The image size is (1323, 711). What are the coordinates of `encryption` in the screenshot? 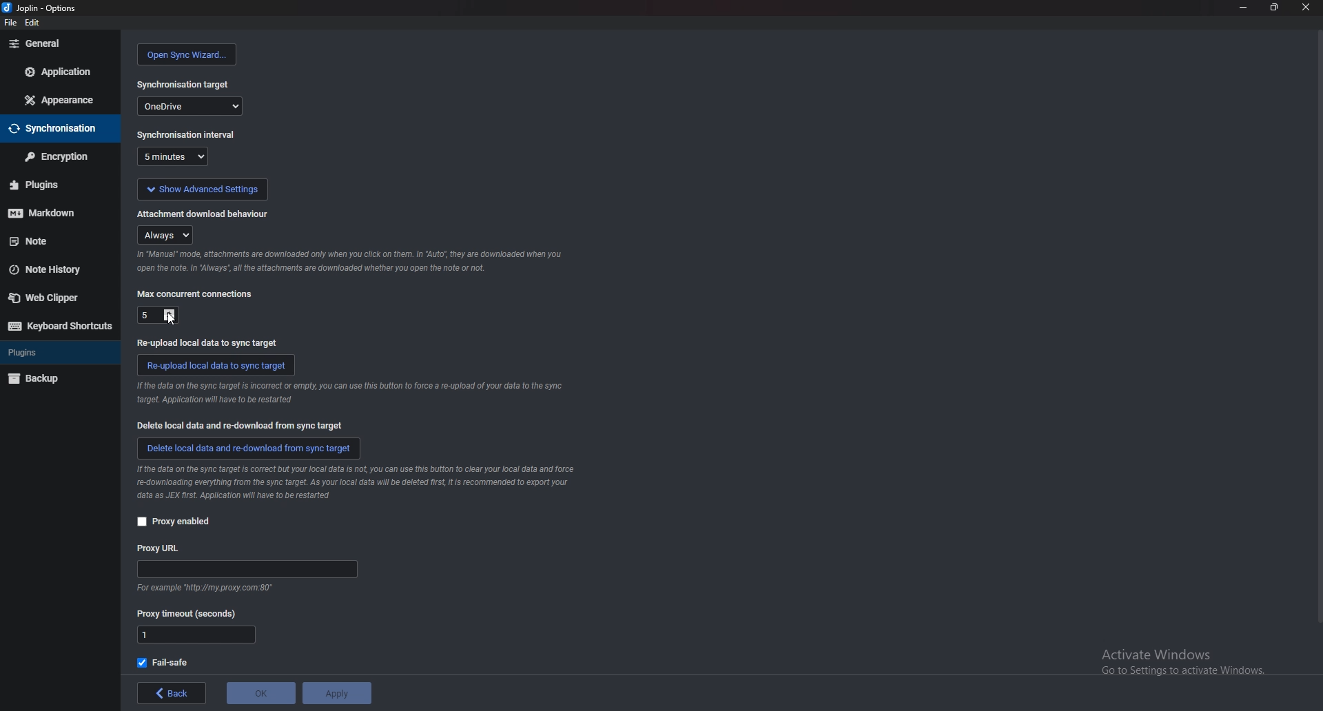 It's located at (59, 156).